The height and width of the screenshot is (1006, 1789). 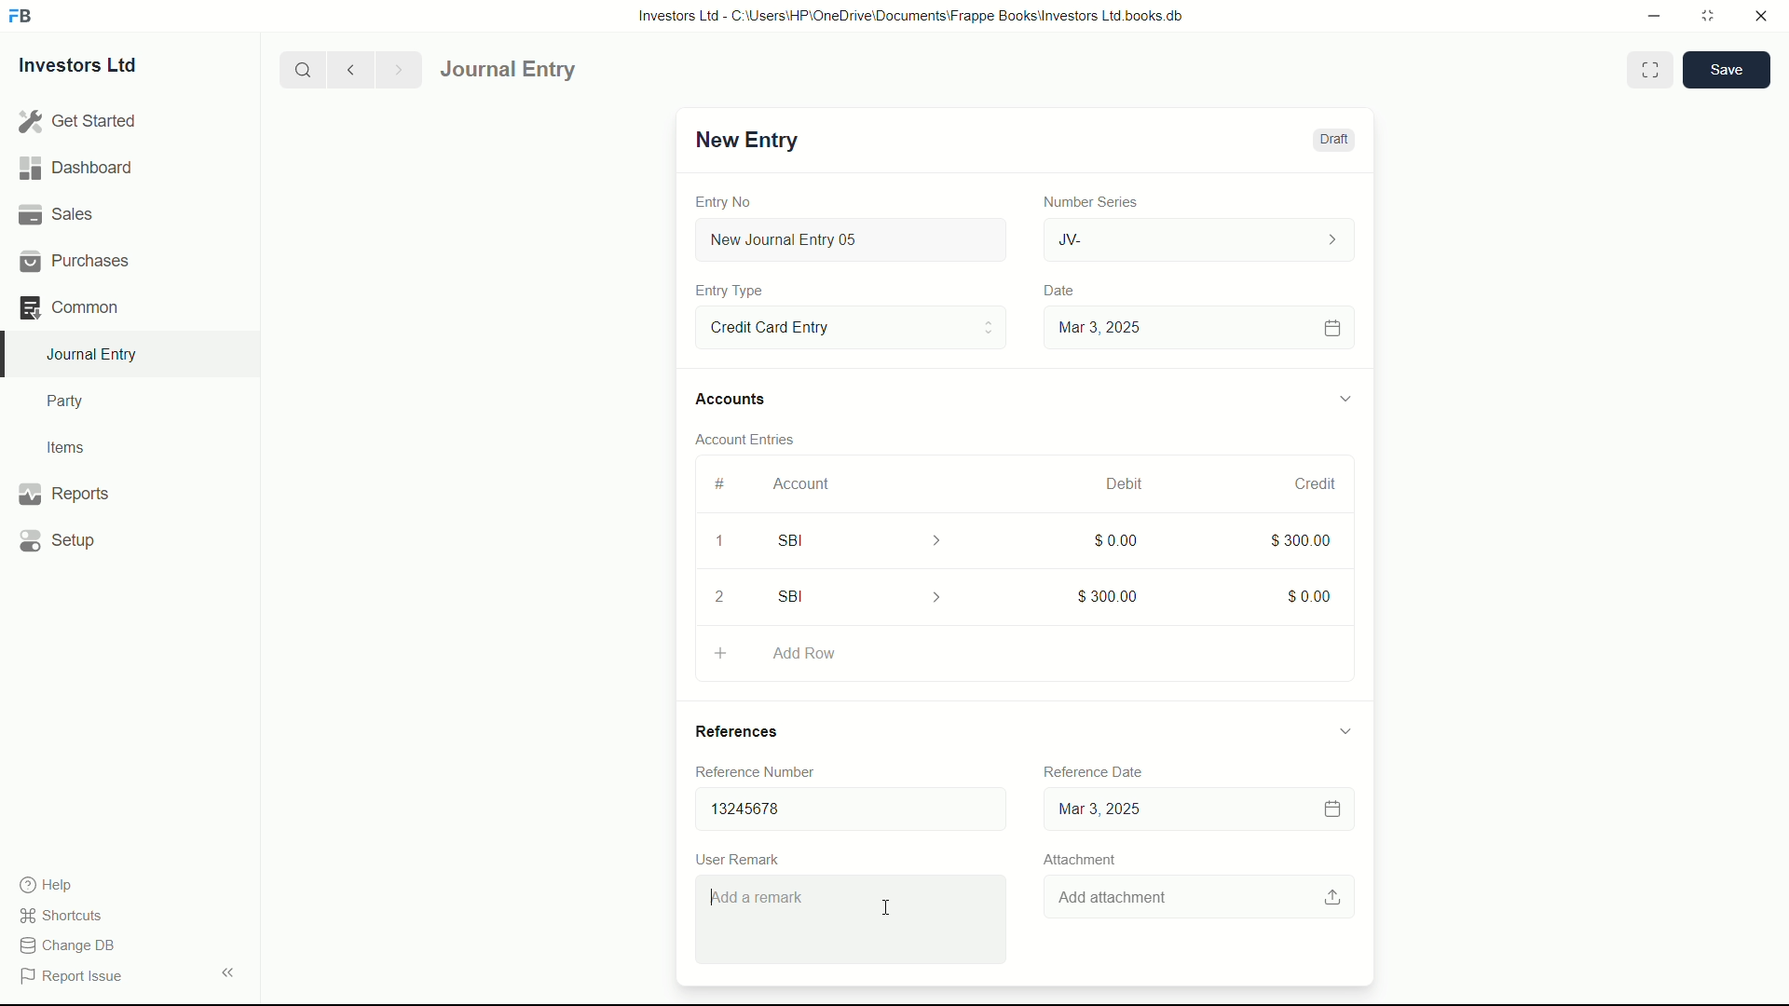 What do you see at coordinates (1083, 200) in the screenshot?
I see `Number Series` at bounding box center [1083, 200].